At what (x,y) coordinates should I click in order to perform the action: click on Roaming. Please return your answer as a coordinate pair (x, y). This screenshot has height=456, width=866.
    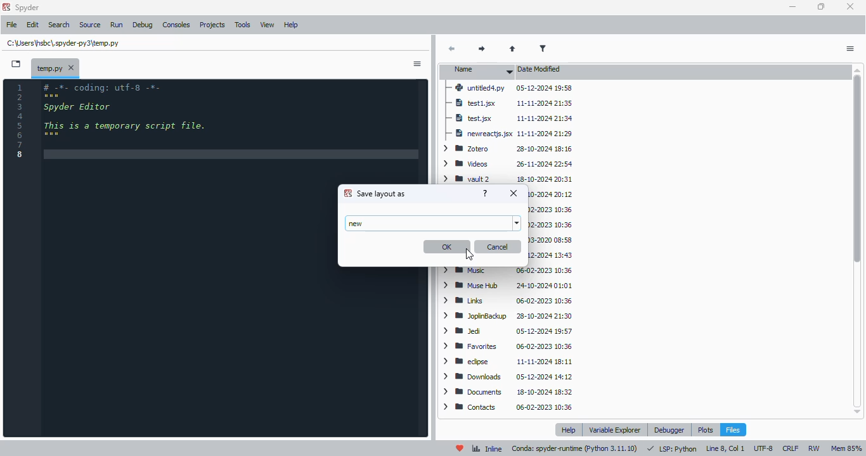
    Looking at the image, I should click on (552, 241).